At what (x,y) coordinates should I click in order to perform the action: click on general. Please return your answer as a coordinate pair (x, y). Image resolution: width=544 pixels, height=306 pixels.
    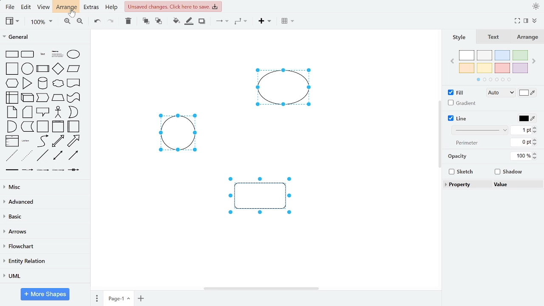
    Looking at the image, I should click on (43, 37).